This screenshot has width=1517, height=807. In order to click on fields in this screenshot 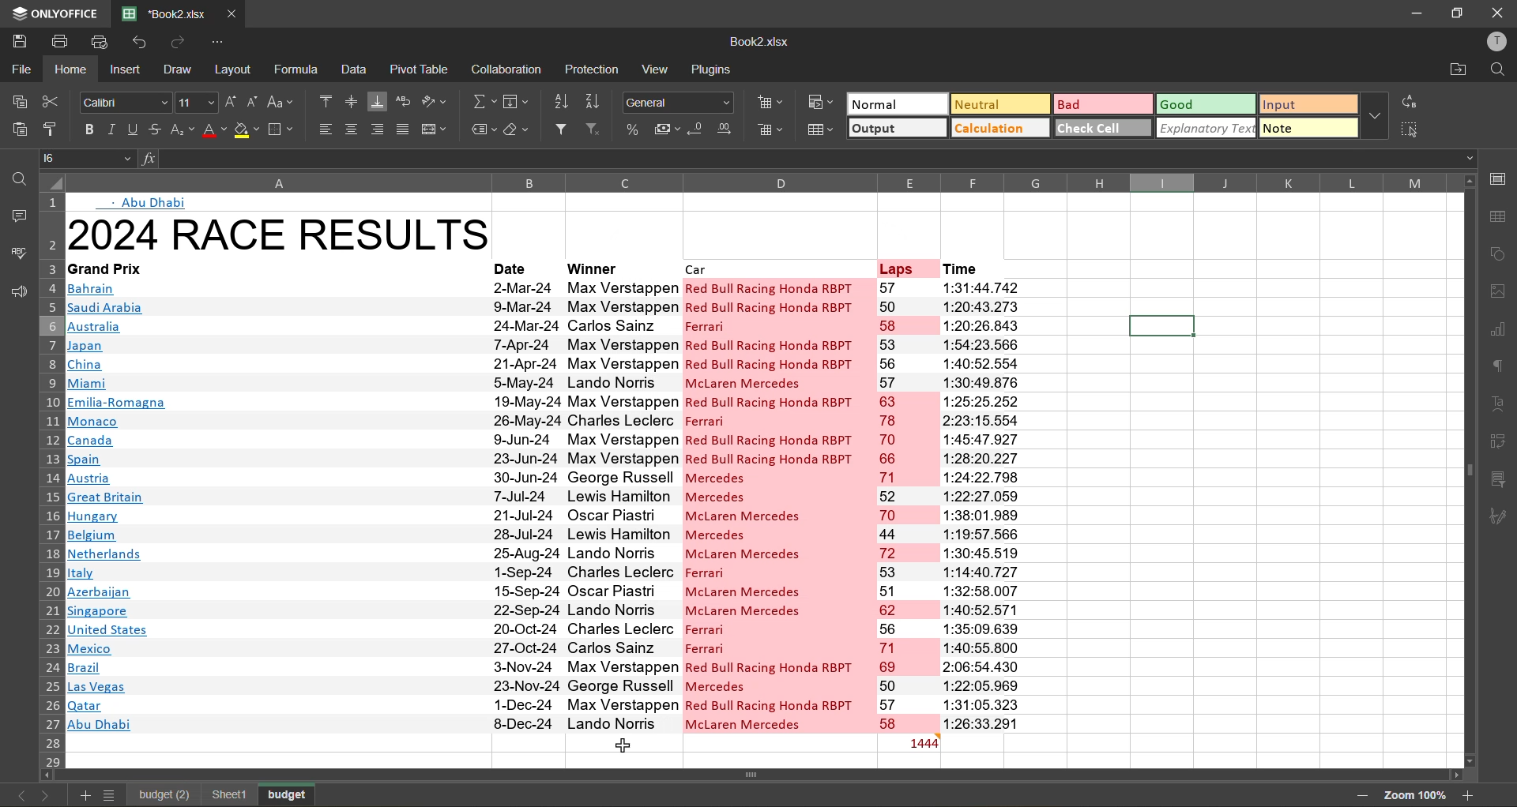, I will do `click(517, 103)`.